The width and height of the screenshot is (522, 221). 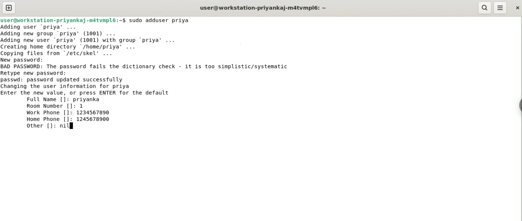 I want to click on new tab, so click(x=9, y=8).